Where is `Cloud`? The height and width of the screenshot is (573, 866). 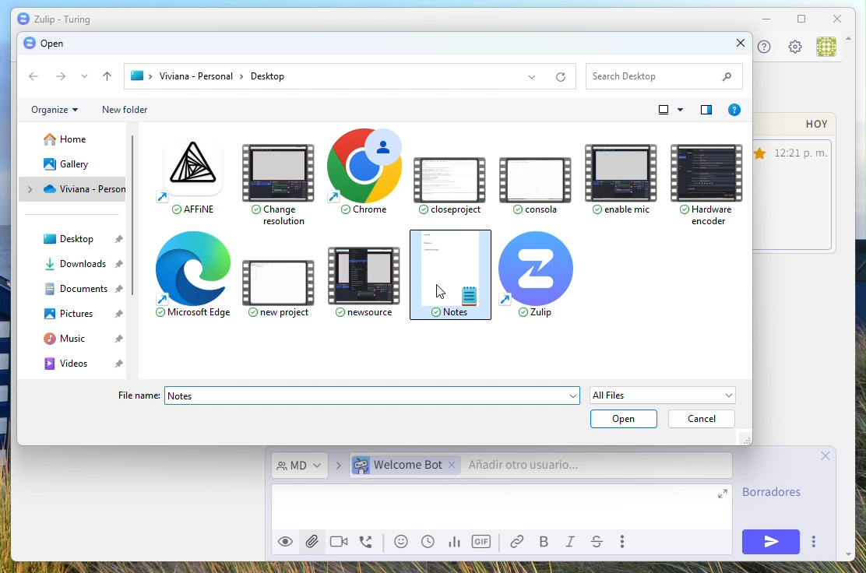
Cloud is located at coordinates (79, 188).